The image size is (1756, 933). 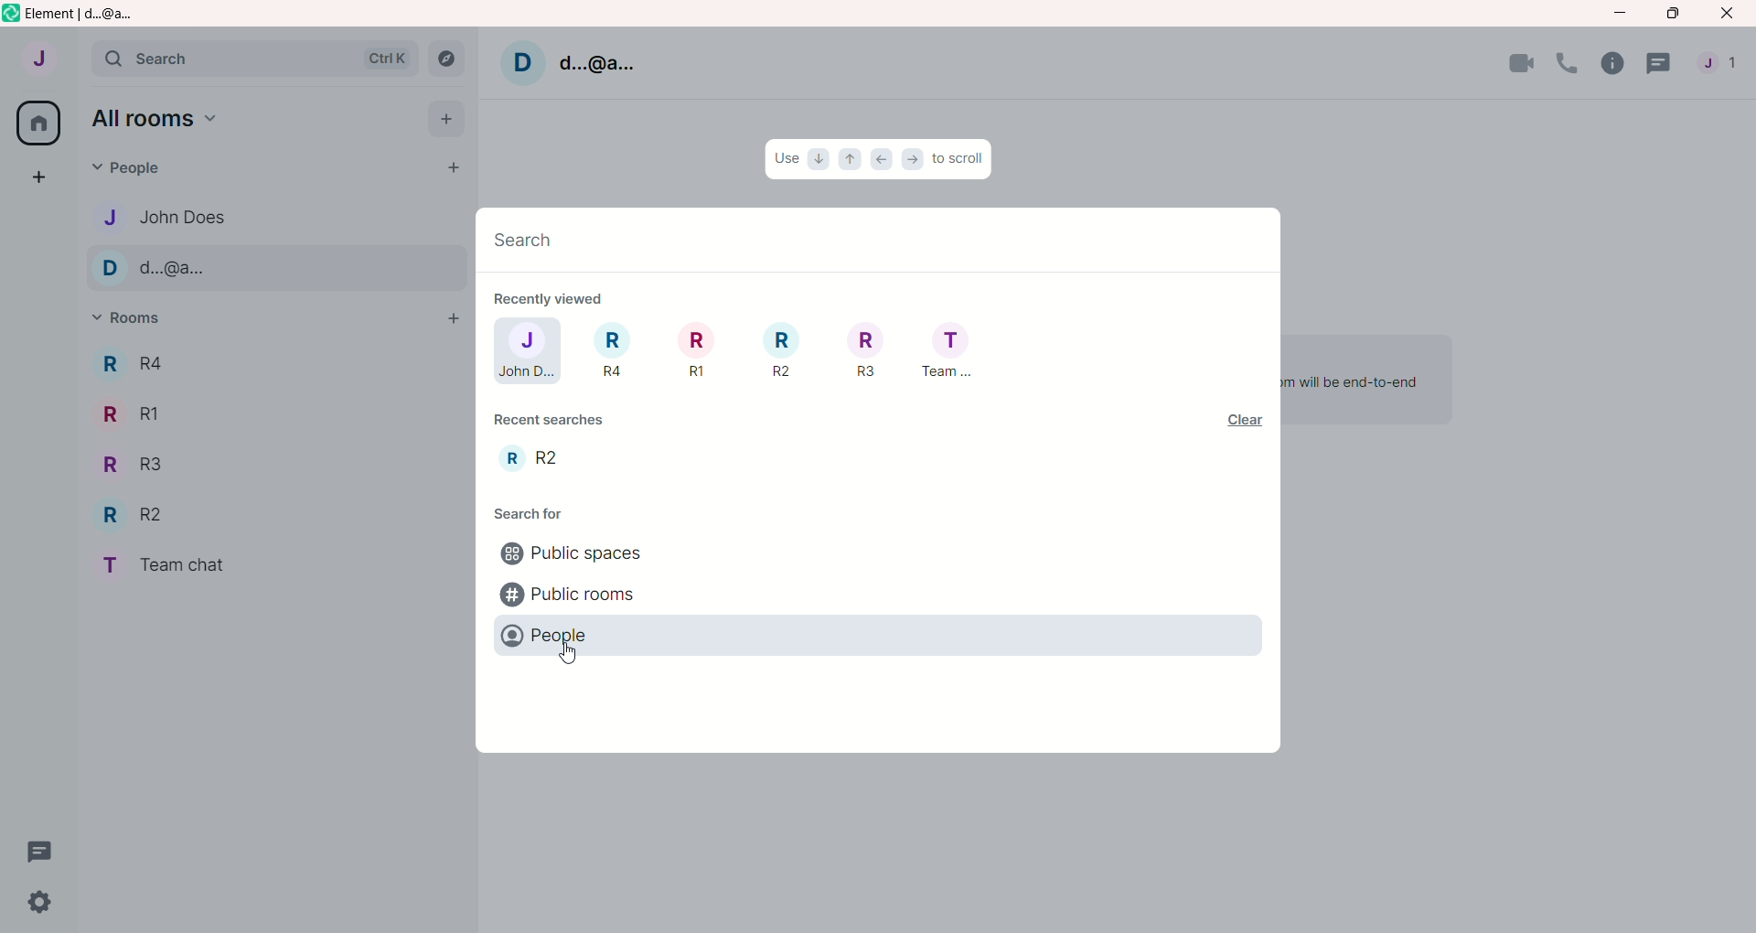 I want to click on team chat, so click(x=947, y=352).